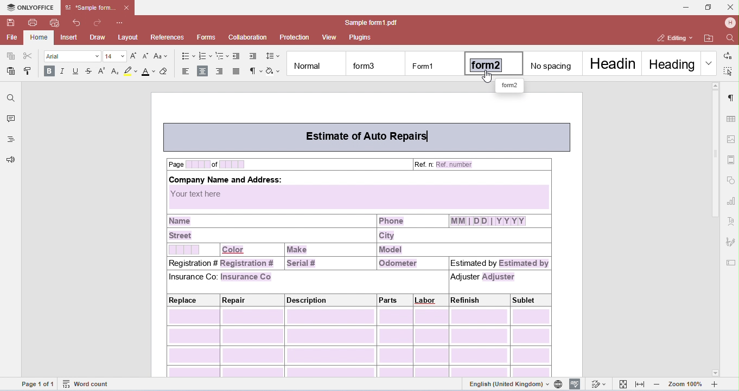 The width and height of the screenshot is (739, 391). I want to click on font color, so click(149, 72).